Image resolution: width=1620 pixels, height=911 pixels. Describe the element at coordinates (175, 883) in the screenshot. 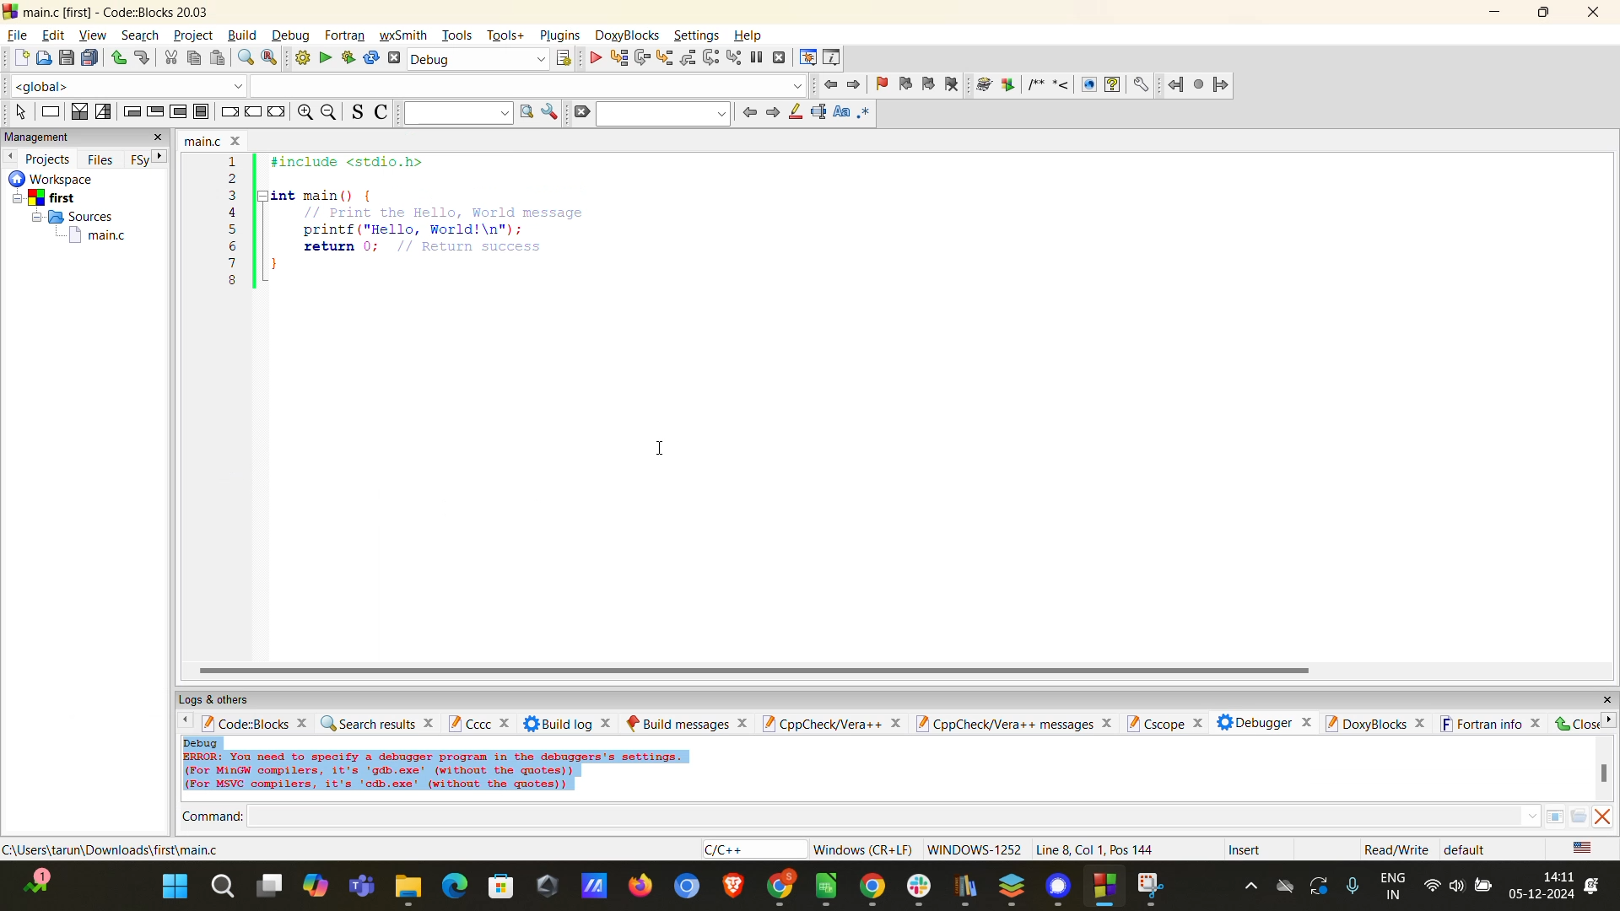

I see `start` at that location.